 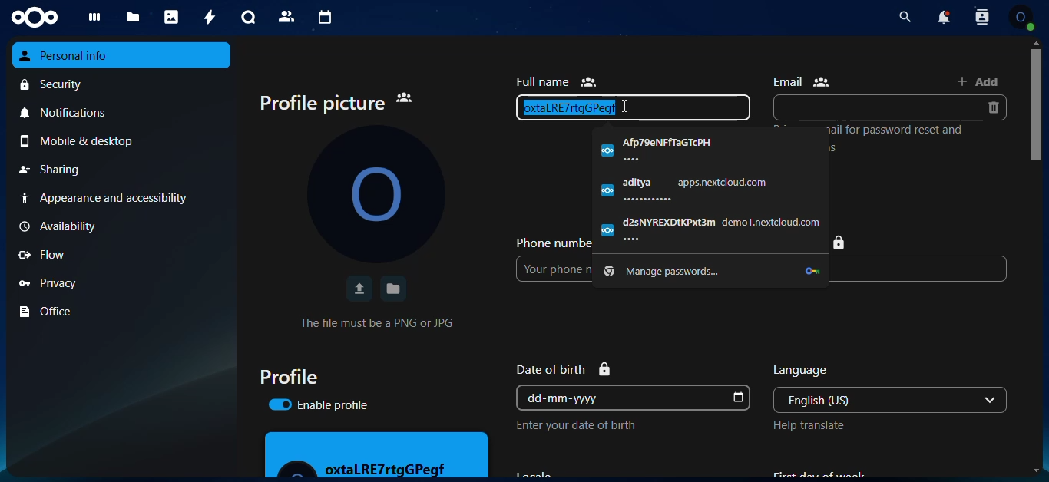 I want to click on aditya  apps.nextcloud.com ............, so click(x=710, y=189).